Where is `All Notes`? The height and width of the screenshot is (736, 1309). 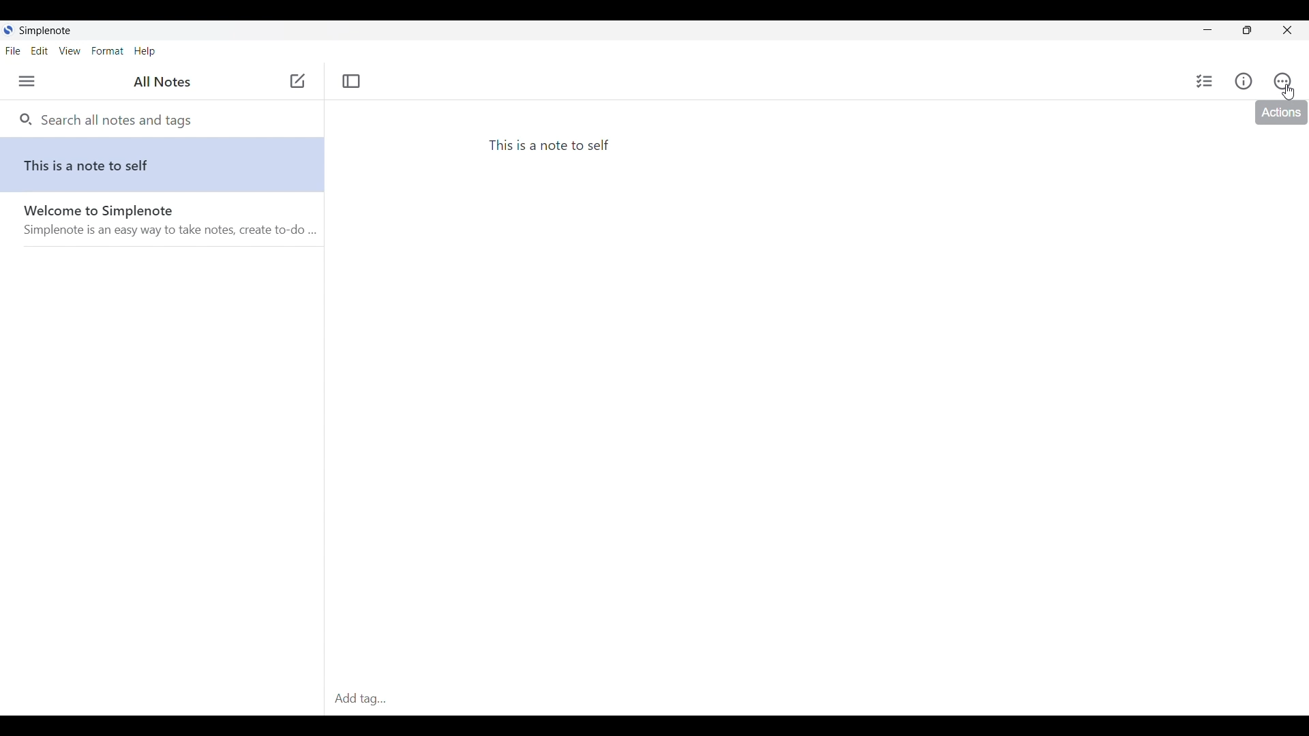 All Notes is located at coordinates (159, 82).